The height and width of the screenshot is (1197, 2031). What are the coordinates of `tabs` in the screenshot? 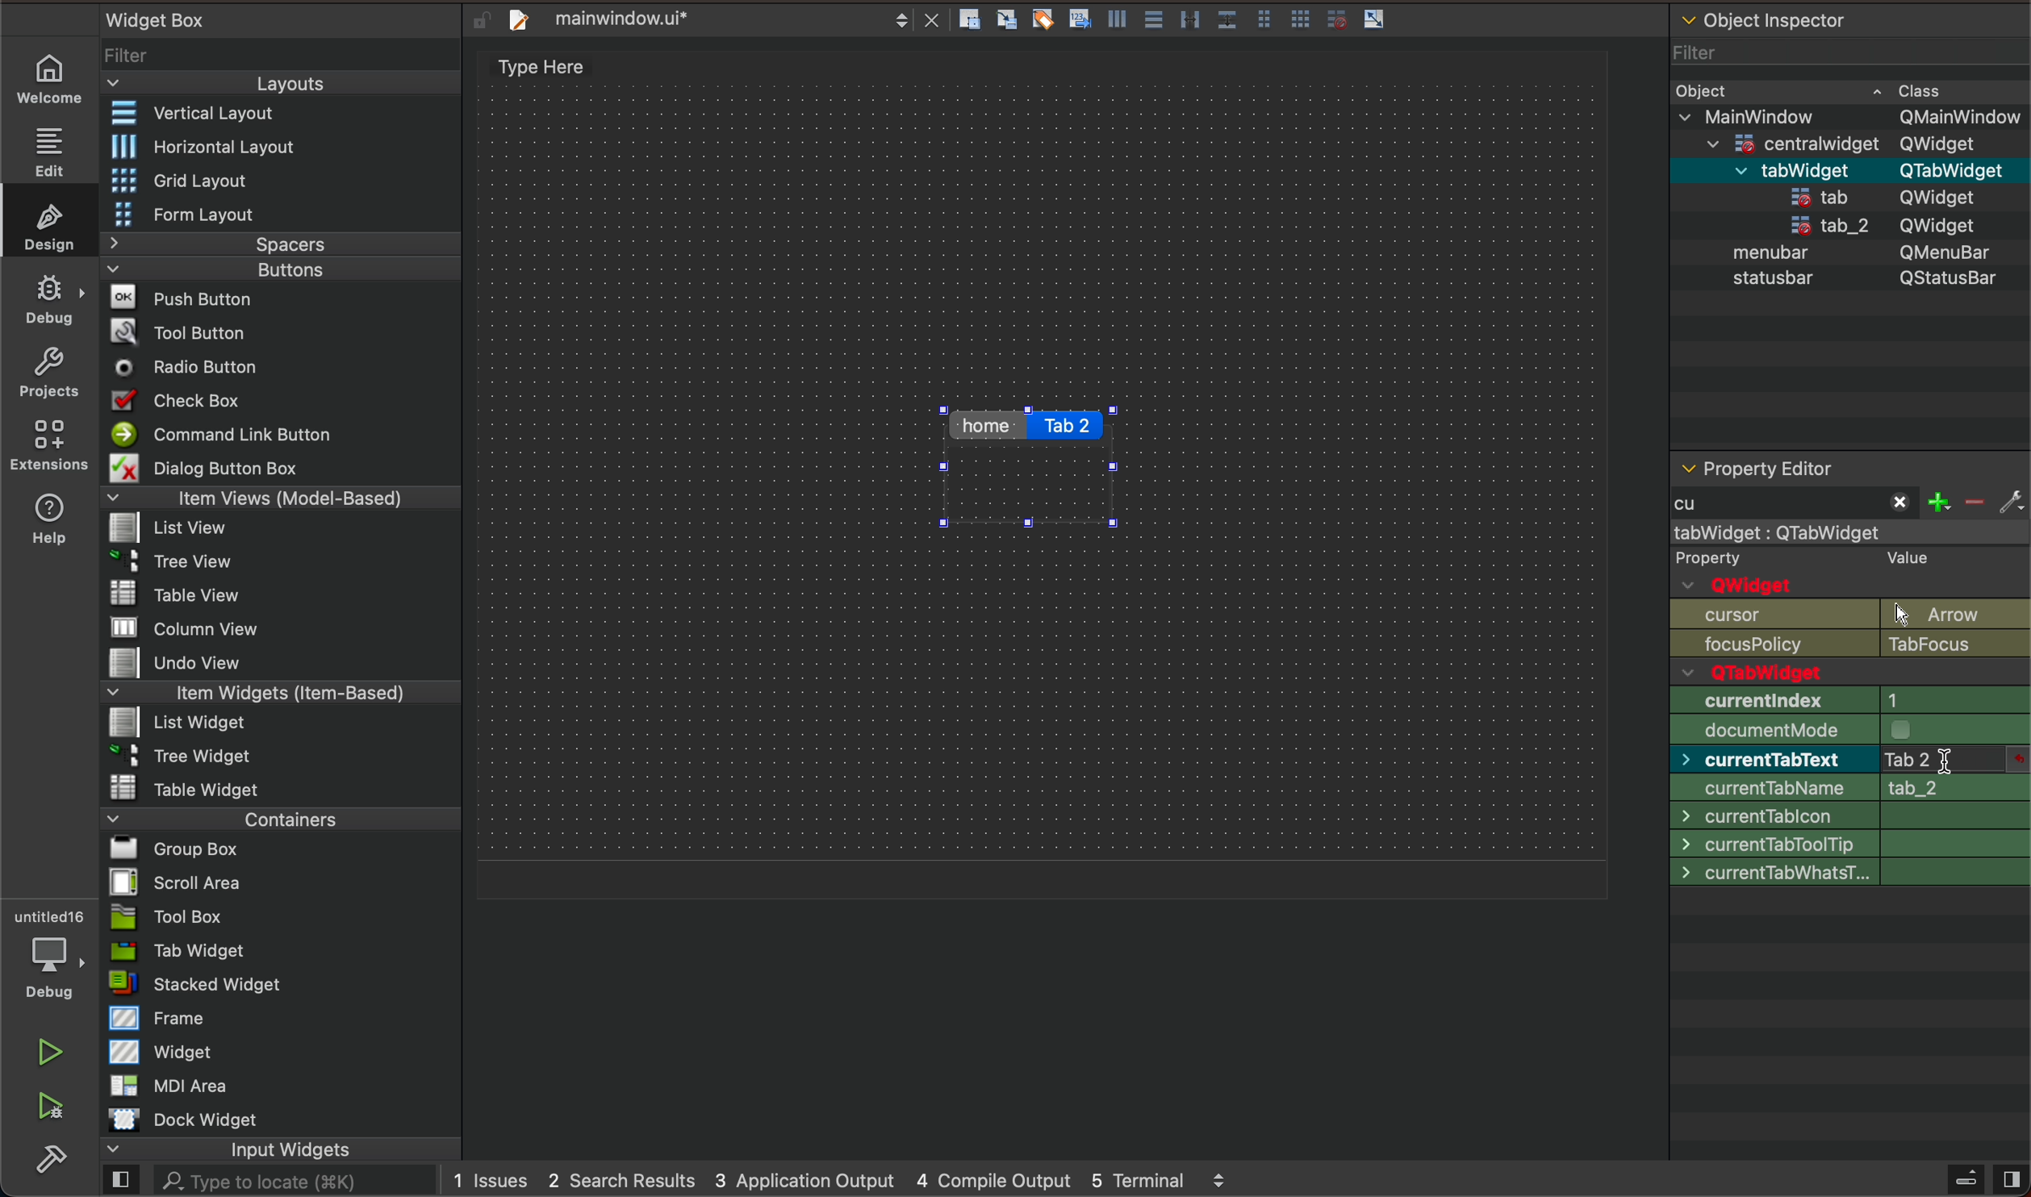 It's located at (1032, 465).